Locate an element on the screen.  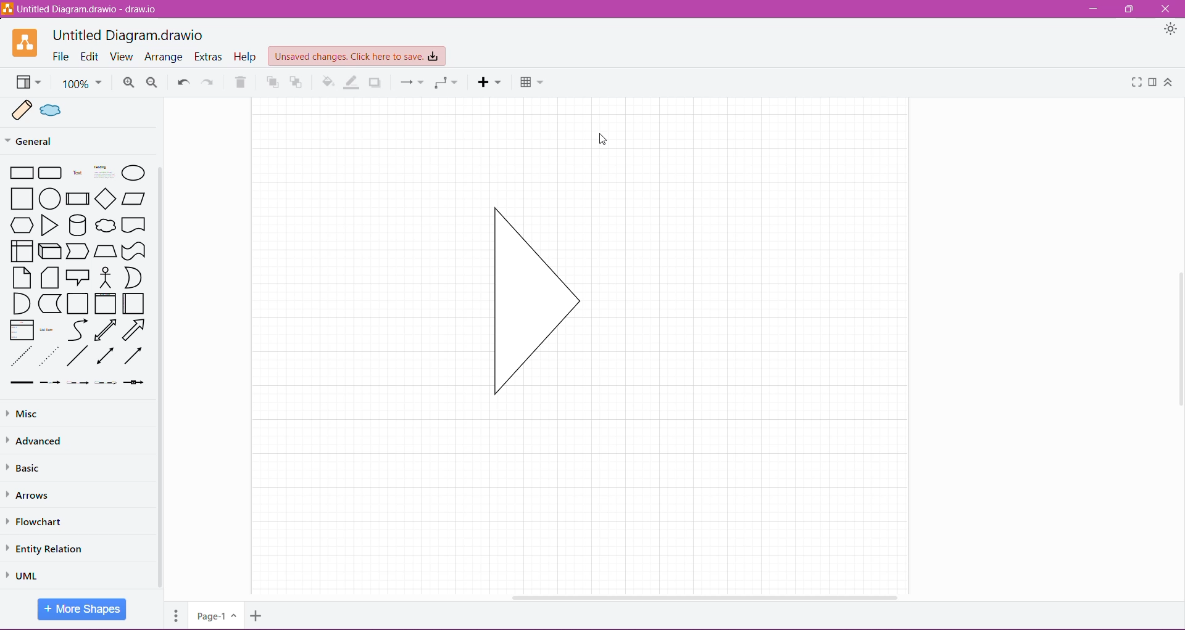
Shadow is located at coordinates (376, 83).